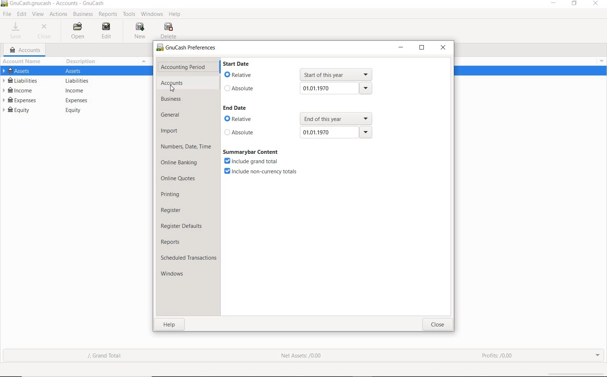 The image size is (607, 377). What do you see at coordinates (188, 49) in the screenshot?
I see `preferences` at bounding box center [188, 49].